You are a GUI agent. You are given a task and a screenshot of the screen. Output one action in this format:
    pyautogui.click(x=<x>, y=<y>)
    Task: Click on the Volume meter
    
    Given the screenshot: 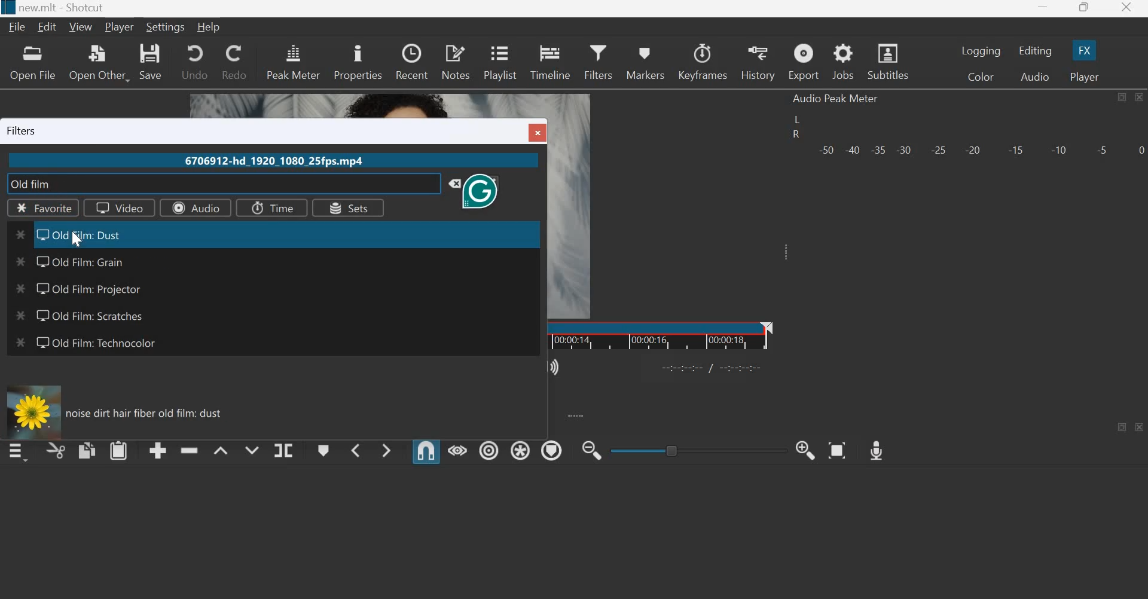 What is the action you would take?
    pyautogui.click(x=980, y=148)
    